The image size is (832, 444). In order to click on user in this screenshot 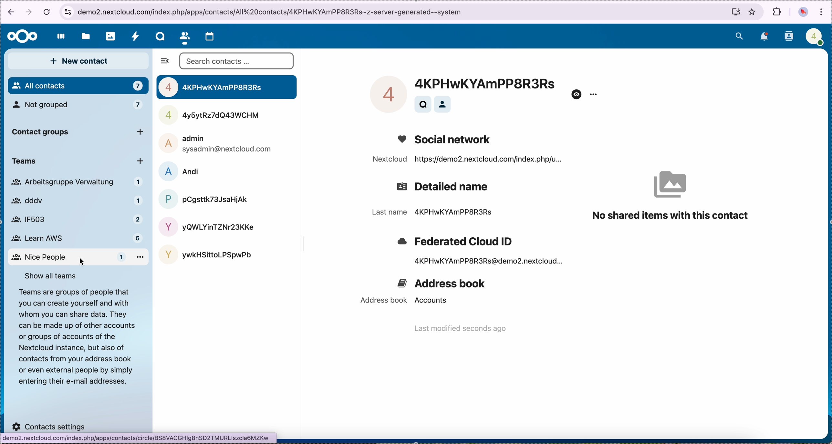, I will do `click(206, 253)`.